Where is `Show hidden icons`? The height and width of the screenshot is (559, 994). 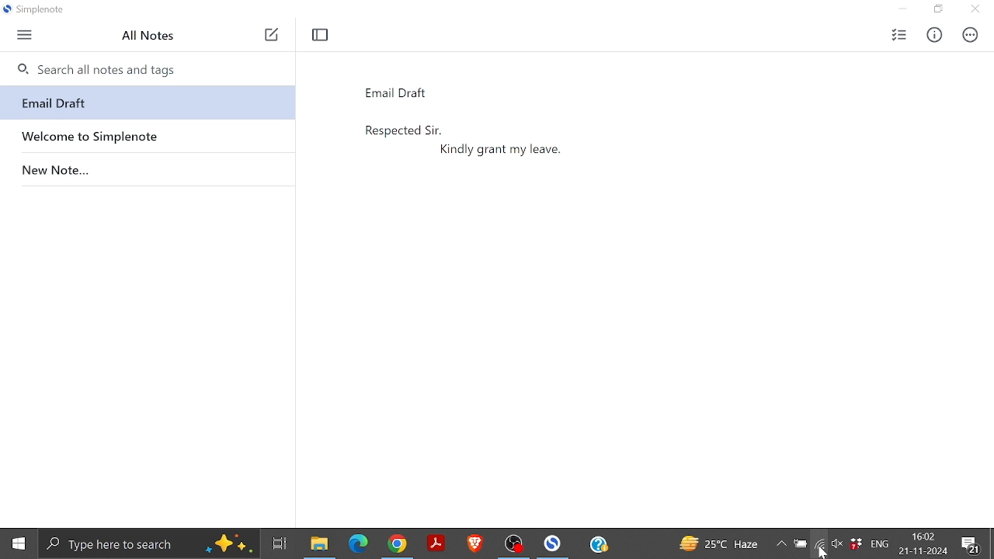
Show hidden icons is located at coordinates (781, 544).